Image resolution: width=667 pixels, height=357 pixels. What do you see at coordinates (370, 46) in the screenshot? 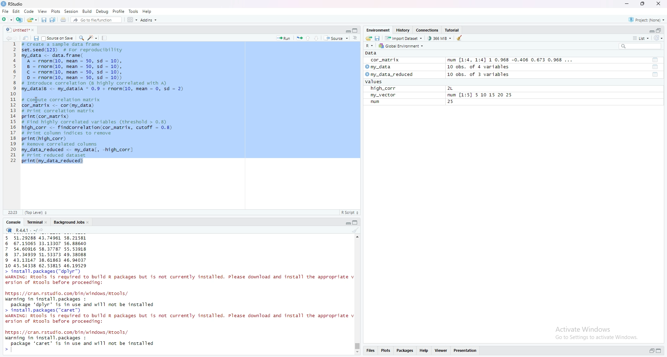
I see `R` at bounding box center [370, 46].